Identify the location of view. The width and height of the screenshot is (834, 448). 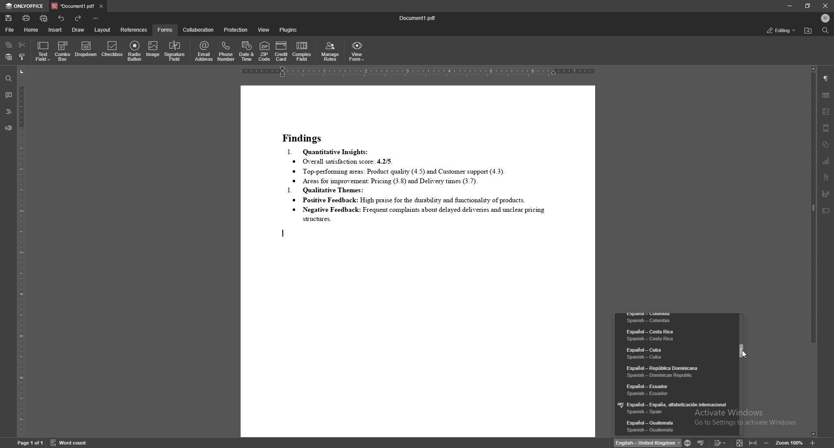
(264, 30).